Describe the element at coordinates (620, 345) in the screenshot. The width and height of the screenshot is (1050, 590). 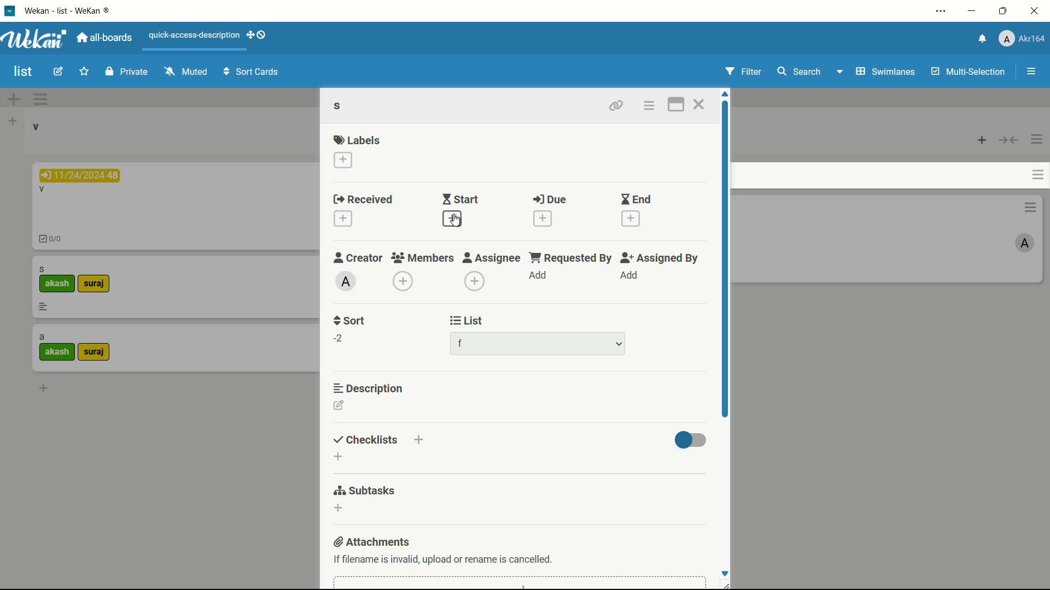
I see `dropdown` at that location.